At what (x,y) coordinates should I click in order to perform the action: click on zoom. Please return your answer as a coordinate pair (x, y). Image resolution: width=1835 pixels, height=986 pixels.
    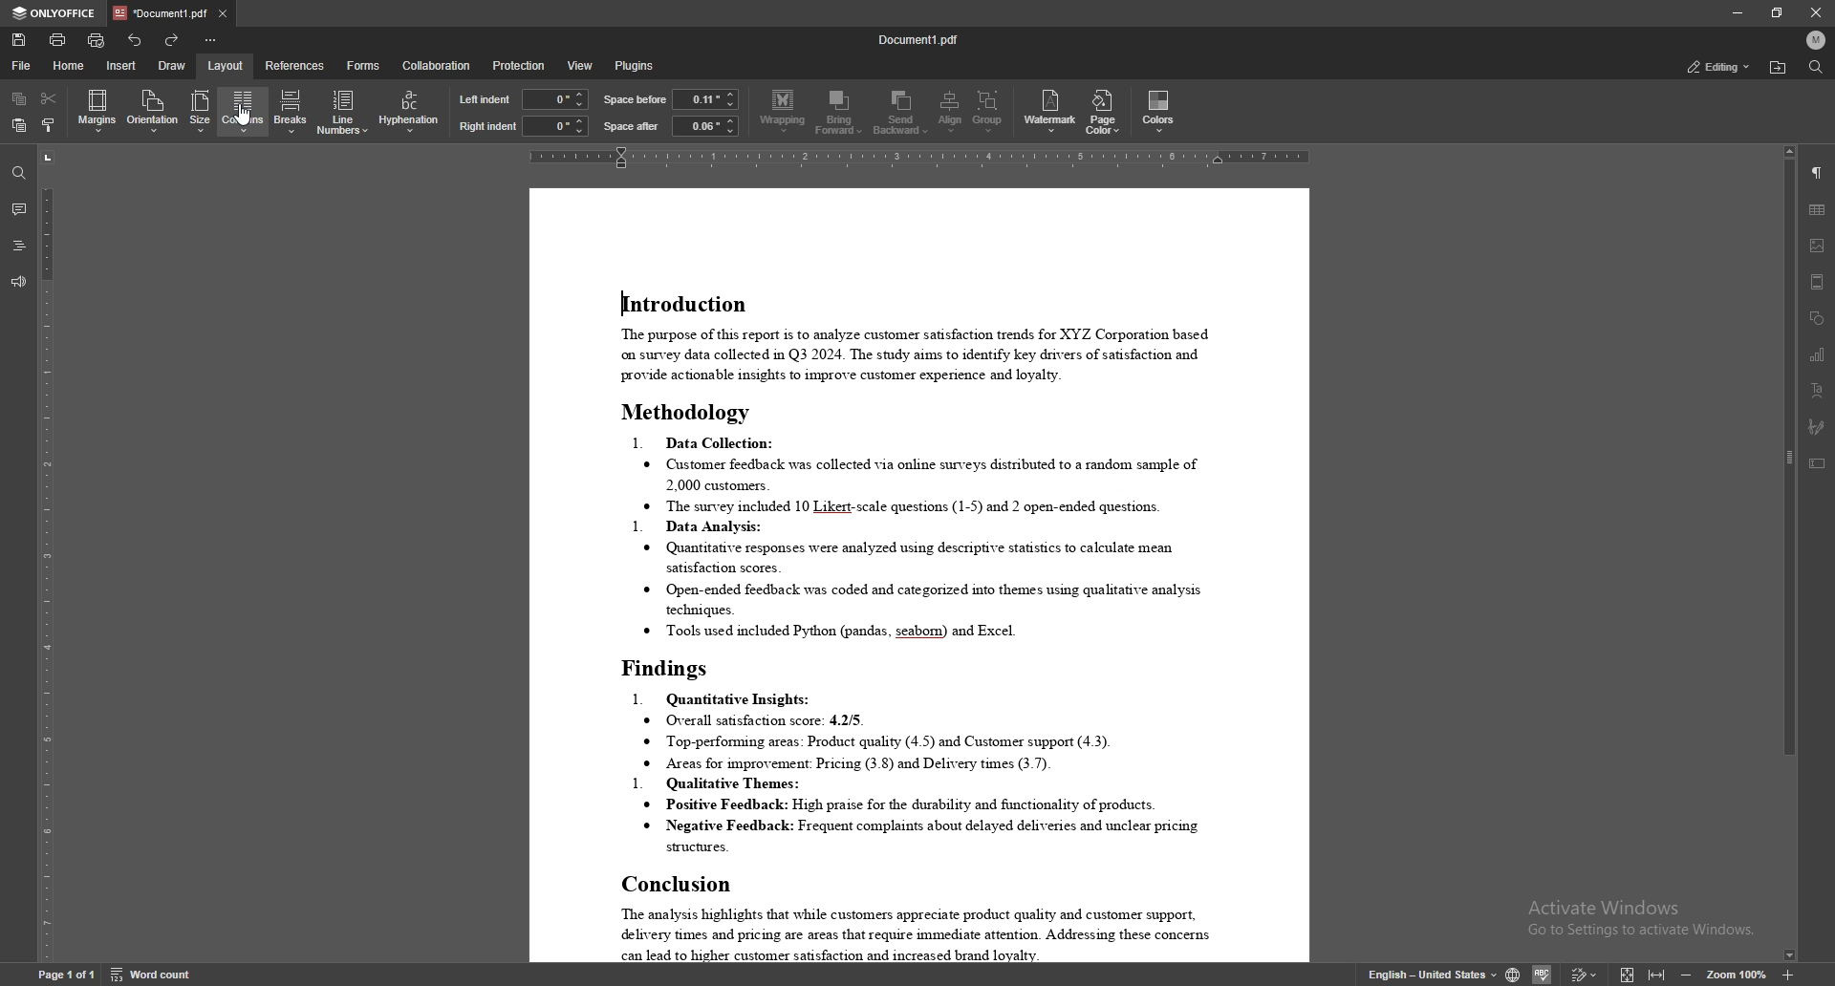
    Looking at the image, I should click on (1738, 973).